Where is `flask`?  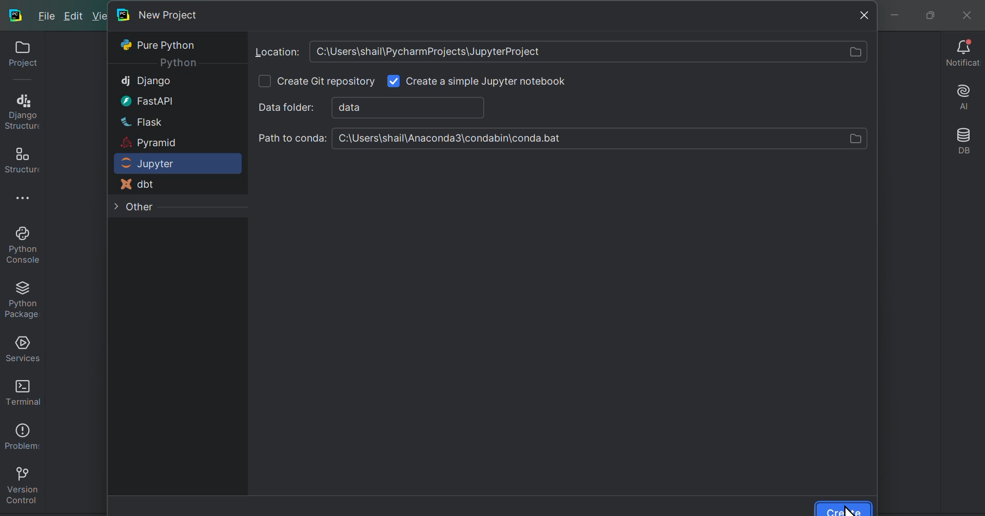 flask is located at coordinates (141, 121).